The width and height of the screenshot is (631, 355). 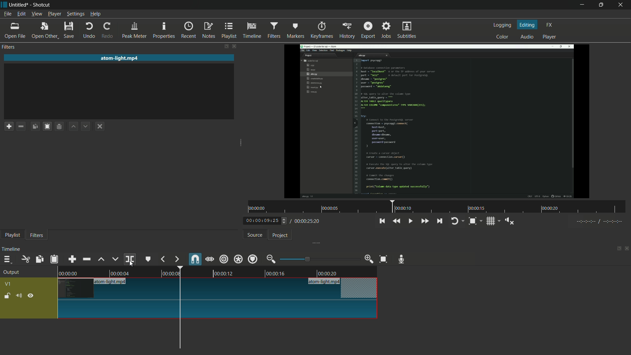 What do you see at coordinates (409, 220) in the screenshot?
I see `toggle play or pause` at bounding box center [409, 220].